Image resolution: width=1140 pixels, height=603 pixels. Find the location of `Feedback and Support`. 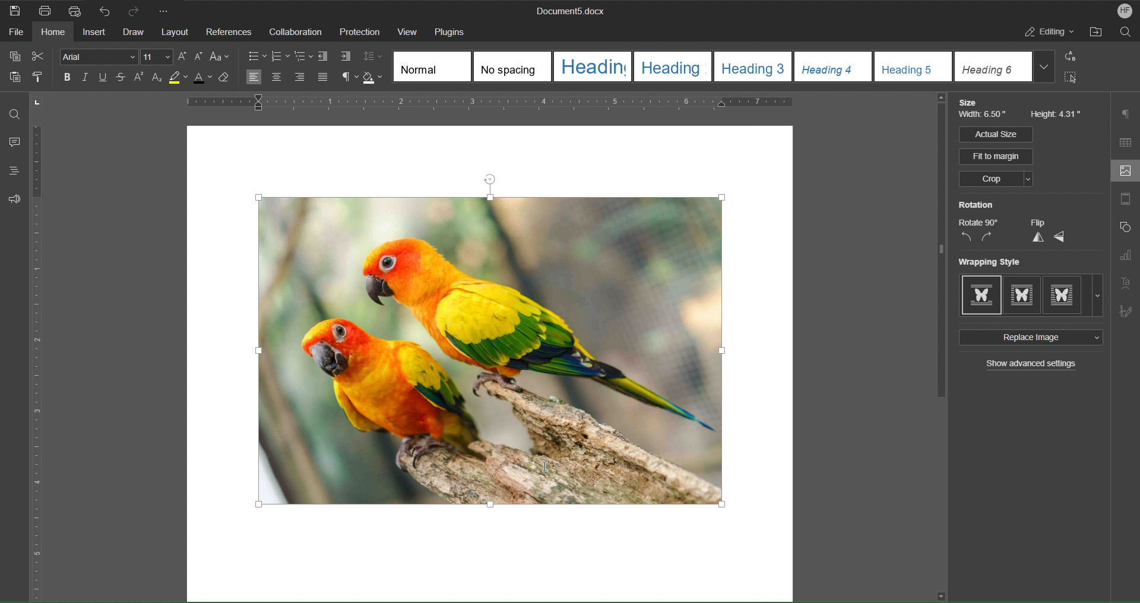

Feedback and Support is located at coordinates (14, 199).